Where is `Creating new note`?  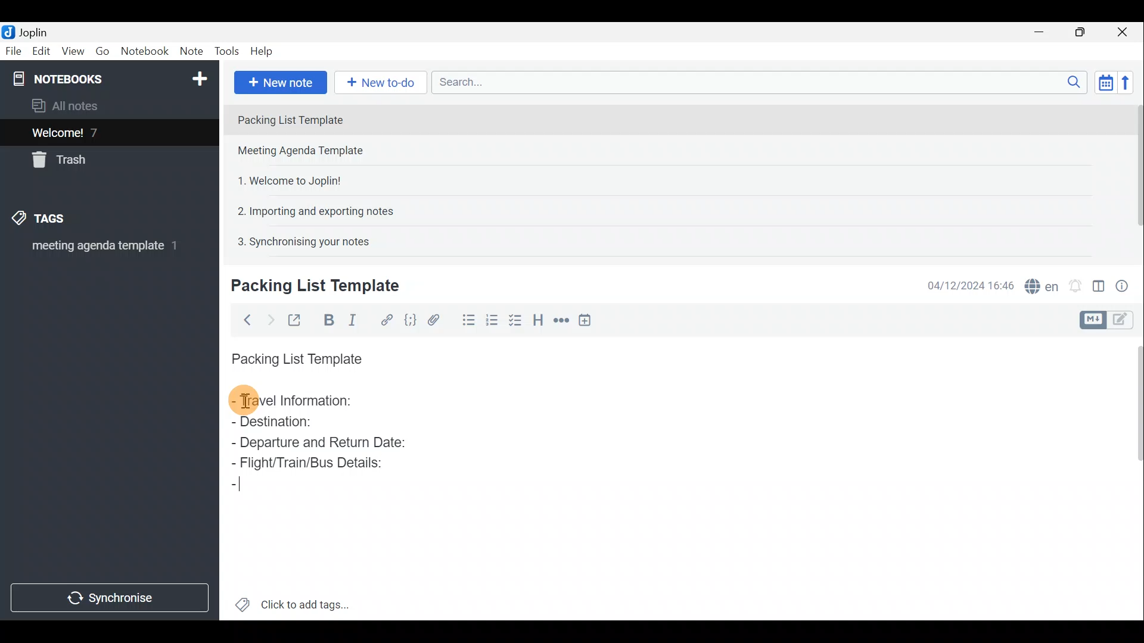 Creating new note is located at coordinates (308, 286).